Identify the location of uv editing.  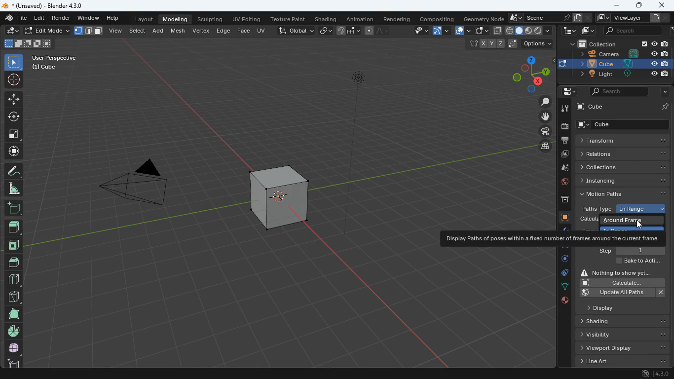
(248, 20).